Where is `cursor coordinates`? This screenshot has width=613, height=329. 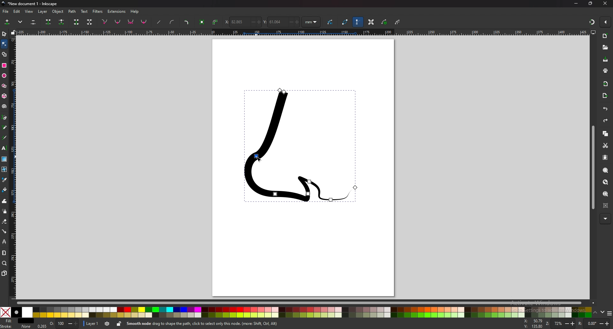 cursor coordinates is located at coordinates (534, 324).